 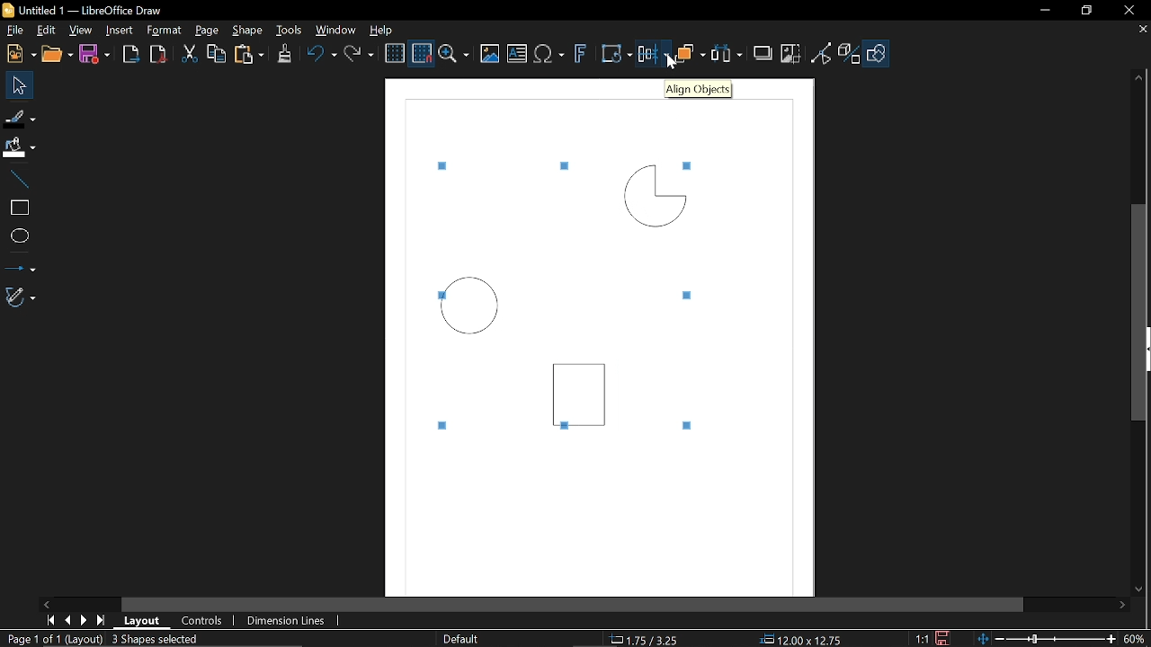 I want to click on Redo, so click(x=361, y=55).